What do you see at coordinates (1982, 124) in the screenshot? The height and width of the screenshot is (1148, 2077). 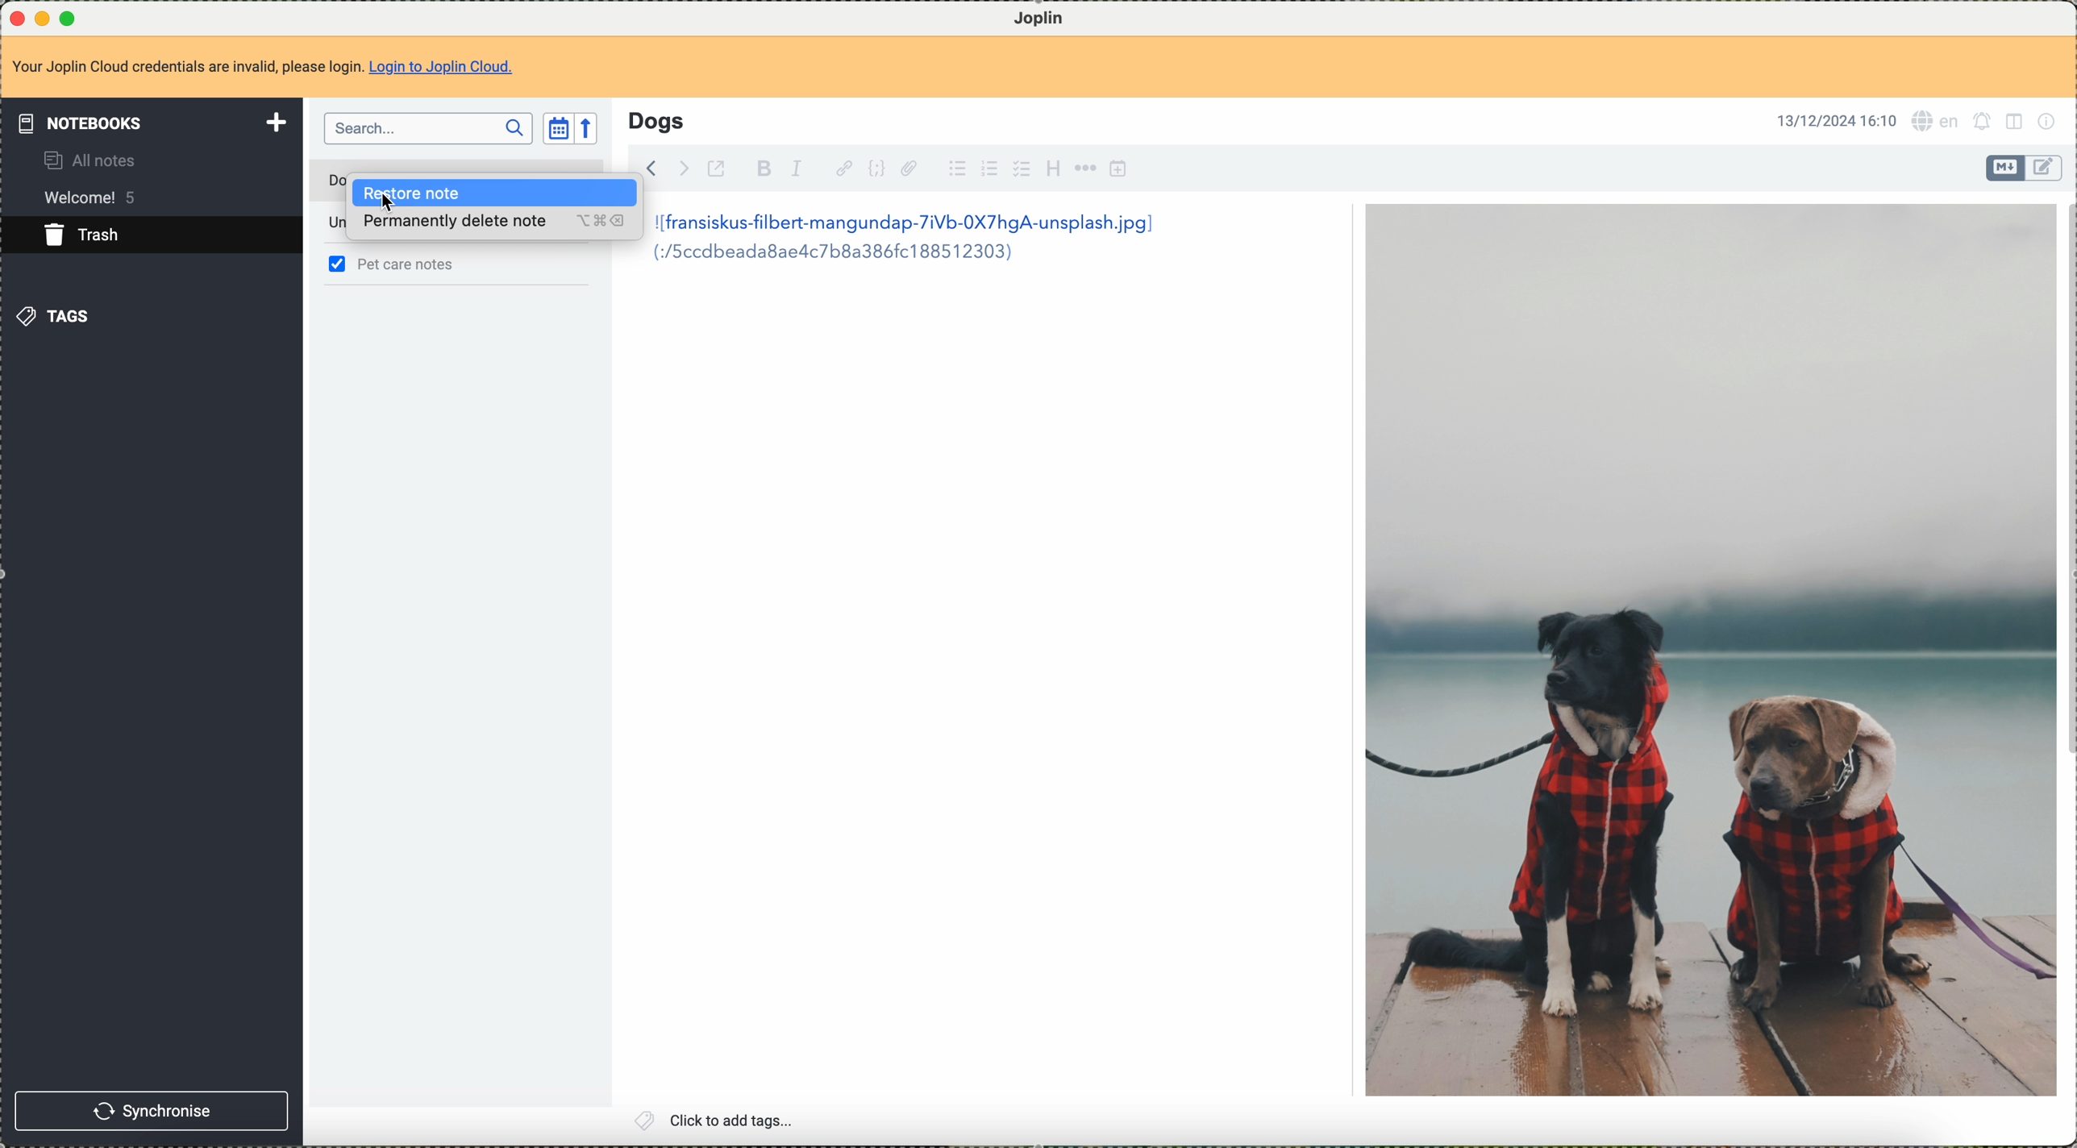 I see `set alarm` at bounding box center [1982, 124].